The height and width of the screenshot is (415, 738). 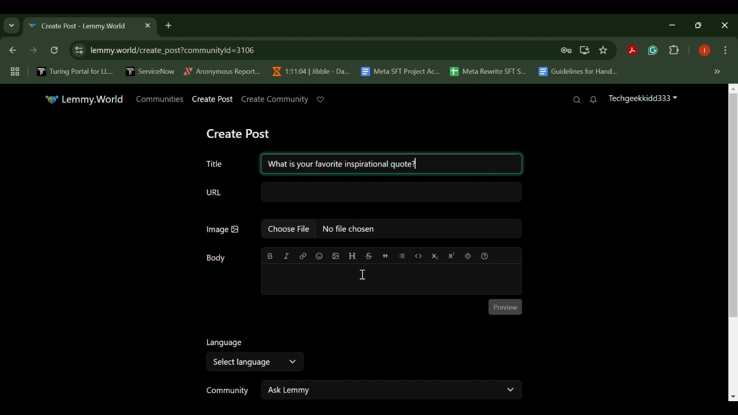 I want to click on 1:11:04 | Jibble - Da..., so click(x=310, y=71).